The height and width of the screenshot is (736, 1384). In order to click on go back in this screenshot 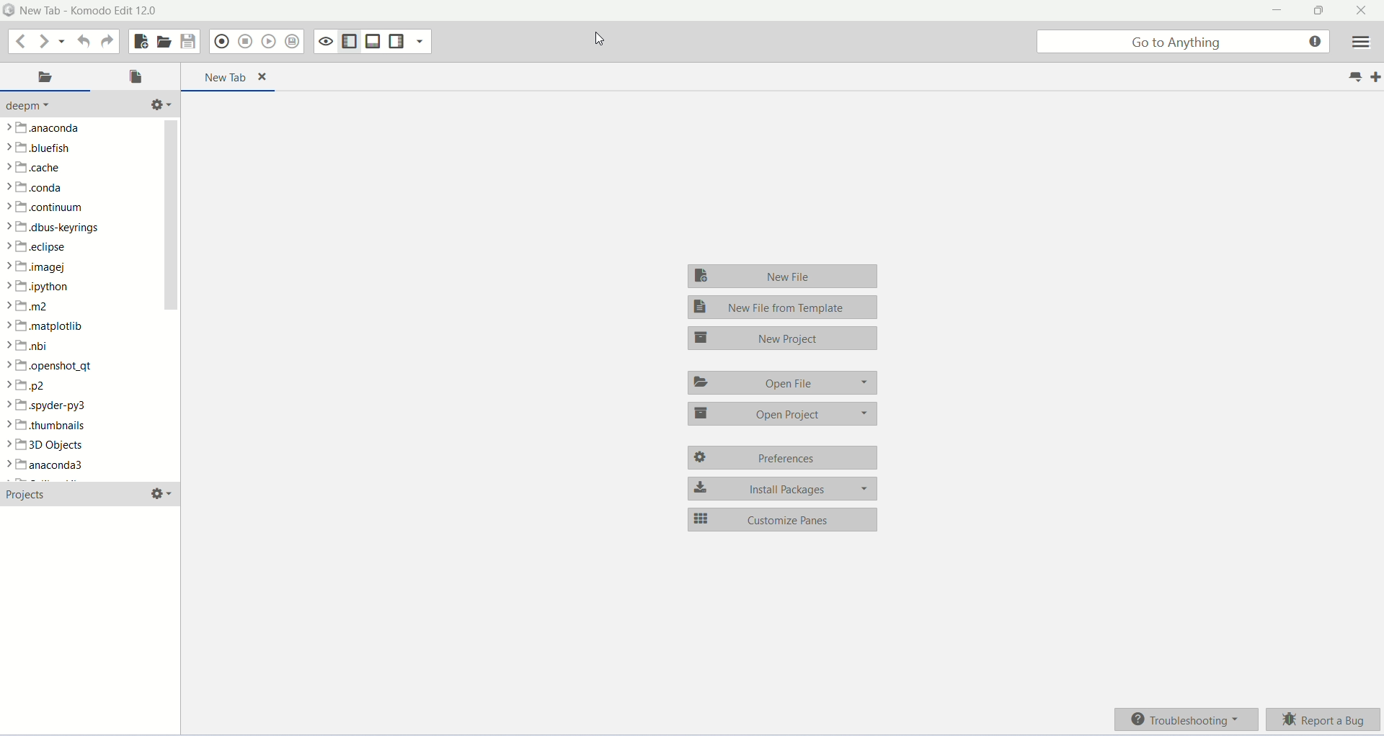, I will do `click(21, 41)`.